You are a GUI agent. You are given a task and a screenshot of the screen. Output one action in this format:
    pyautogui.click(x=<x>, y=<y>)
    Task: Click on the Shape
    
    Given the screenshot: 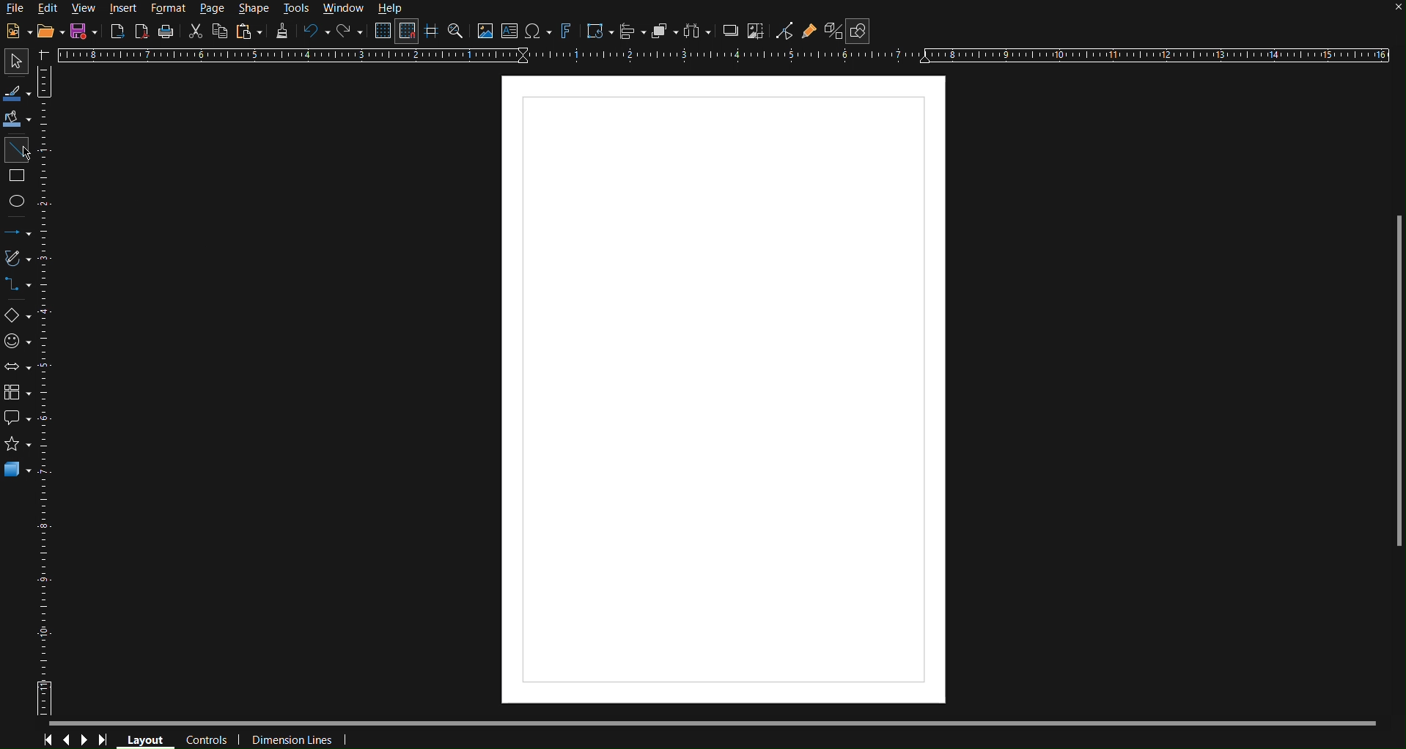 What is the action you would take?
    pyautogui.click(x=255, y=9)
    